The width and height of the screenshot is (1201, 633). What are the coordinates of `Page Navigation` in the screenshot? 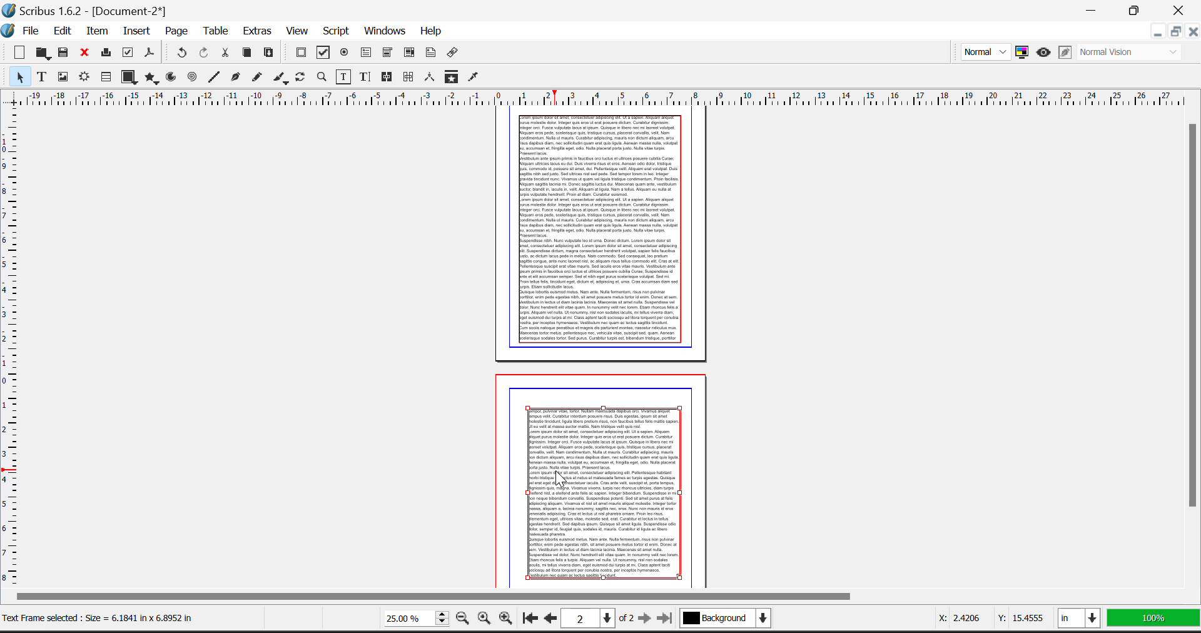 It's located at (601, 619).